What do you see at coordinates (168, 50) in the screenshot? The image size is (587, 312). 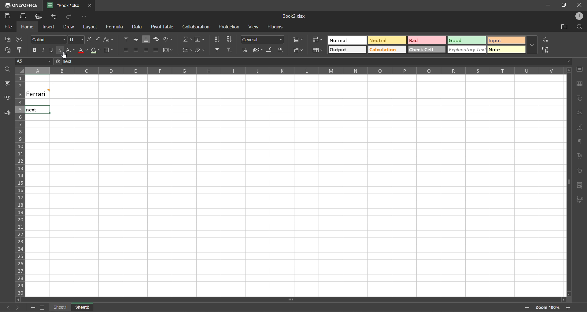 I see `merge and center` at bounding box center [168, 50].